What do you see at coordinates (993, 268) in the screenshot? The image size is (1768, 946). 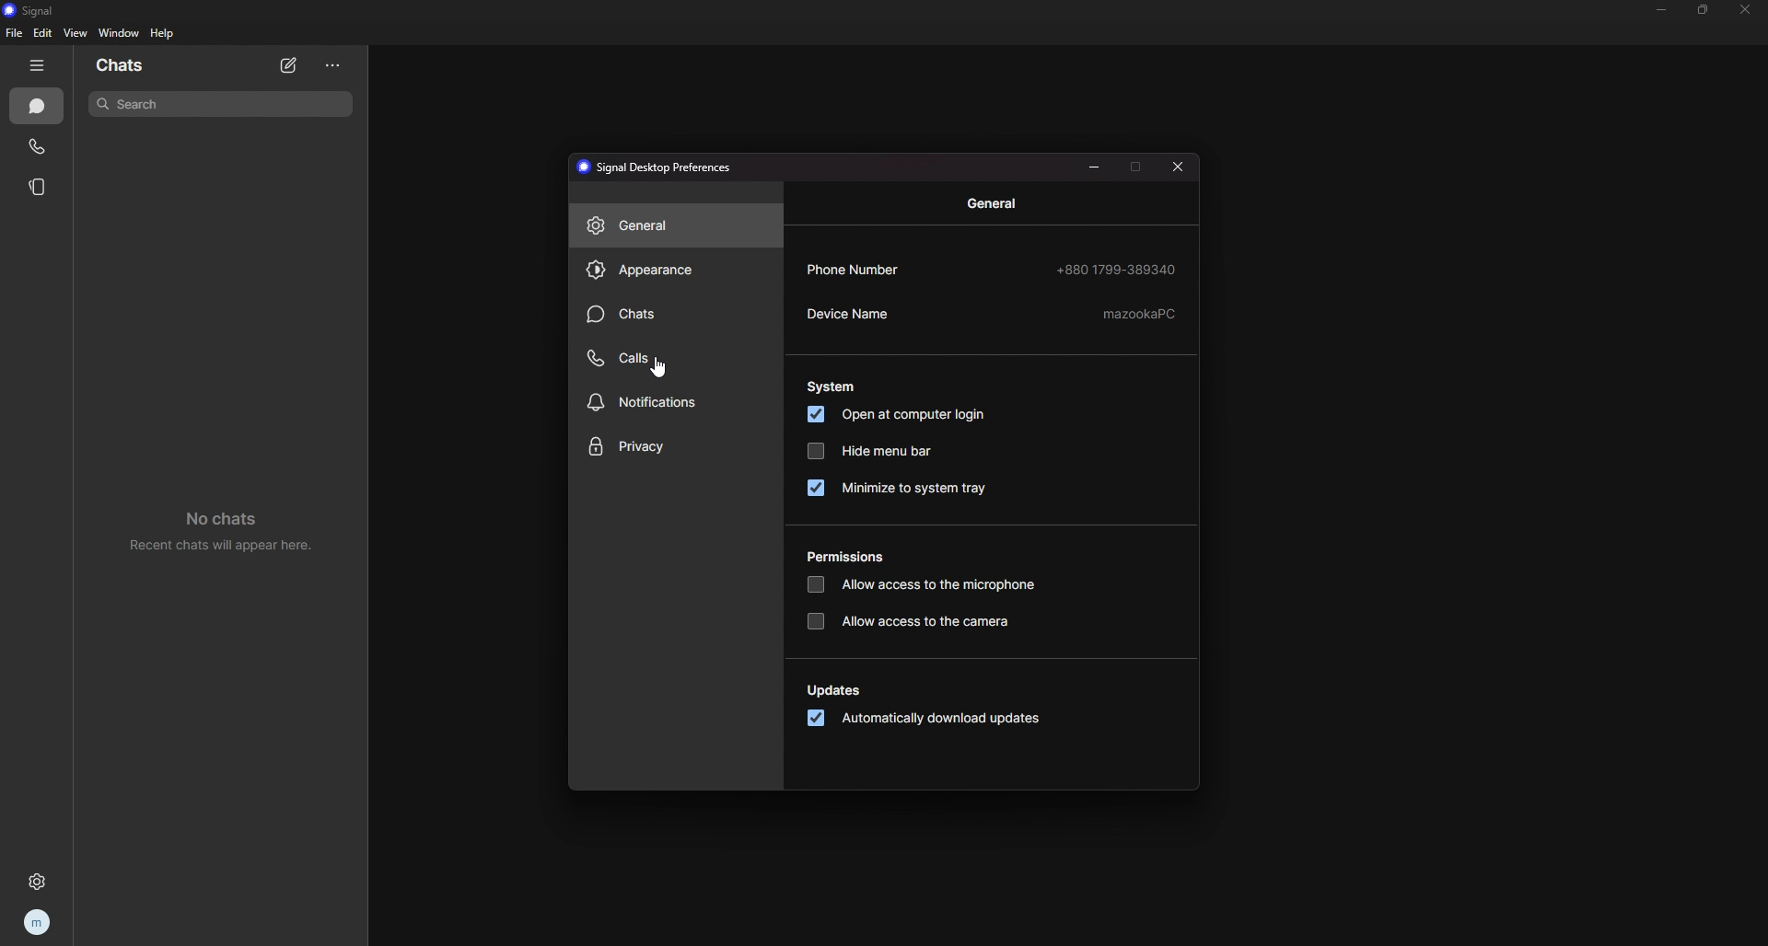 I see `phone number` at bounding box center [993, 268].